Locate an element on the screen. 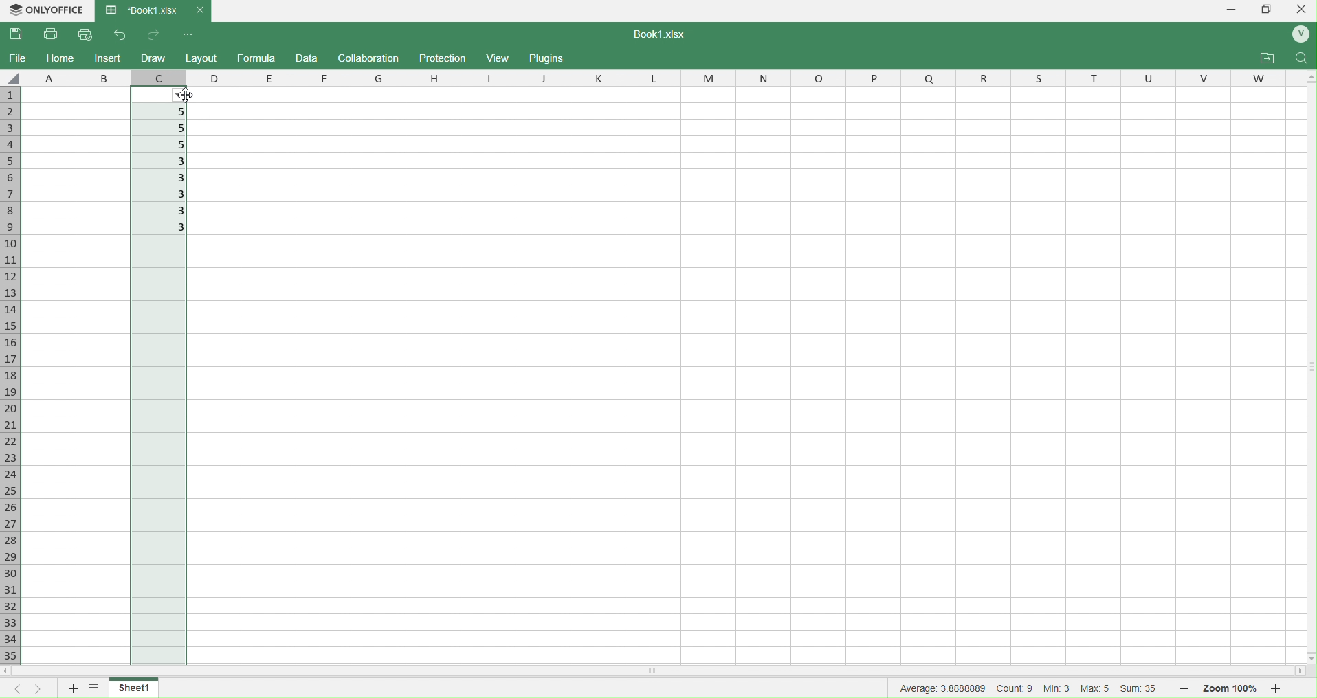 Image resolution: width=1317 pixels, height=698 pixels. Find is located at coordinates (1300, 59).